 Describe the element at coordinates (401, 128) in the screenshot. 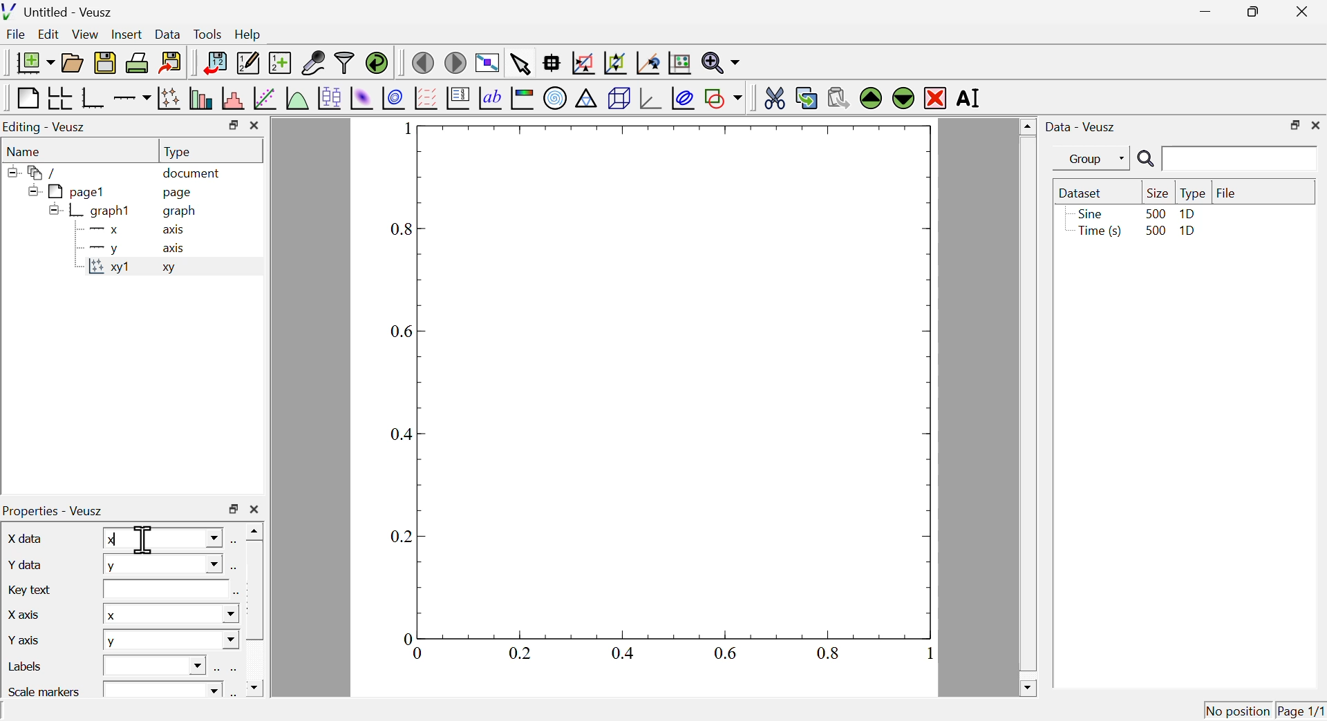

I see `1` at that location.